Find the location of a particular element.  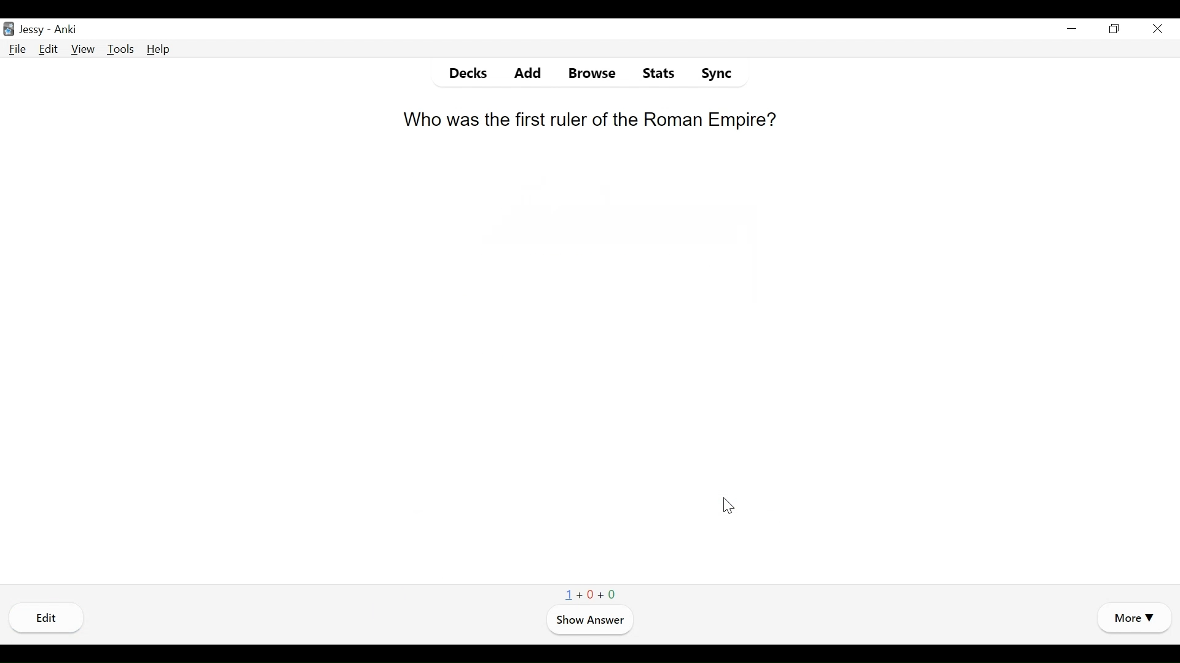

Add is located at coordinates (519, 73).